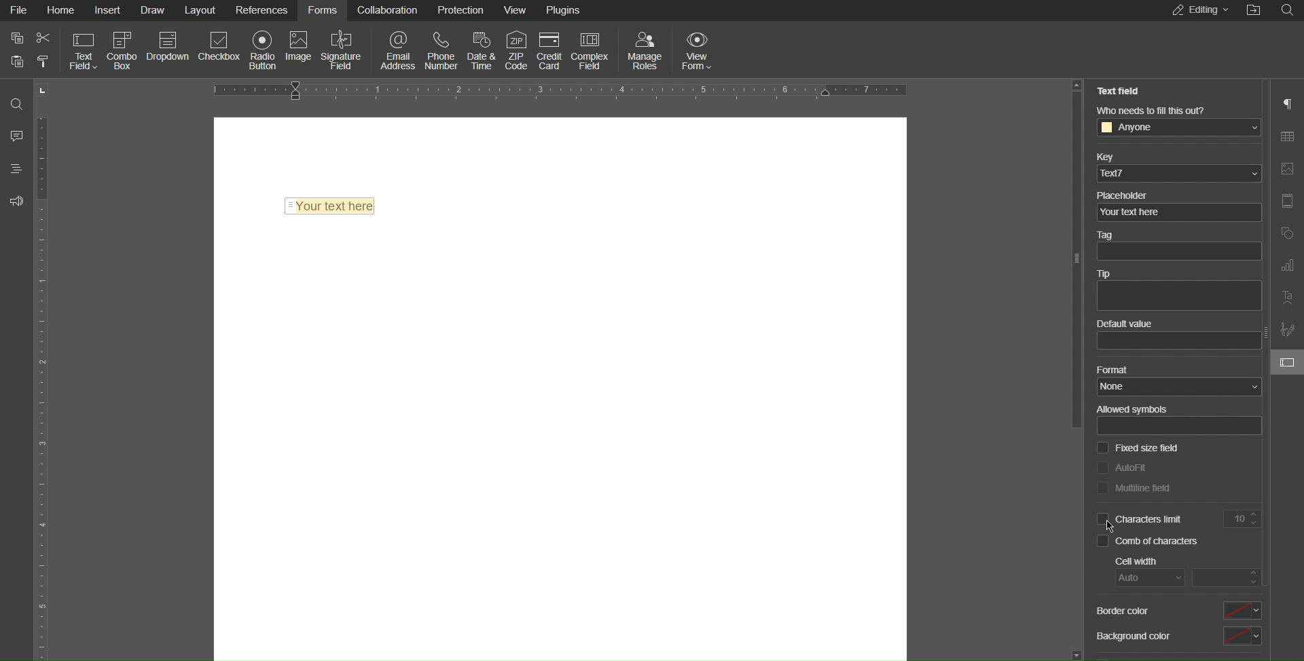 The image size is (1304, 661). What do you see at coordinates (463, 12) in the screenshot?
I see `Protection` at bounding box center [463, 12].